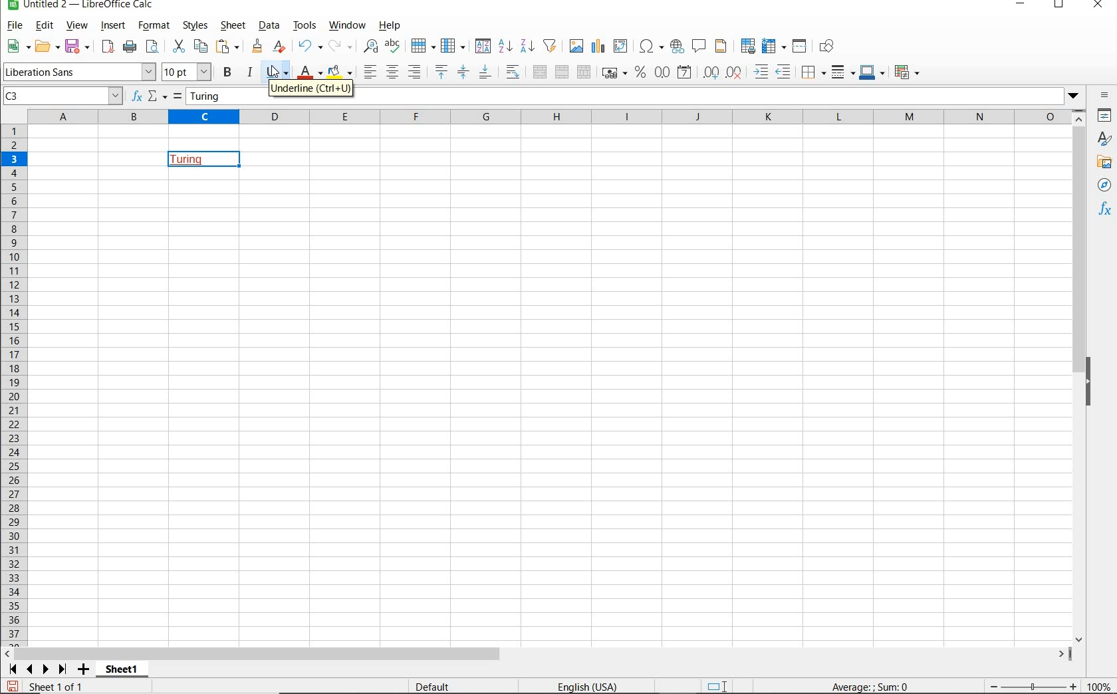 This screenshot has width=1117, height=694. What do you see at coordinates (114, 27) in the screenshot?
I see `INSERT` at bounding box center [114, 27].